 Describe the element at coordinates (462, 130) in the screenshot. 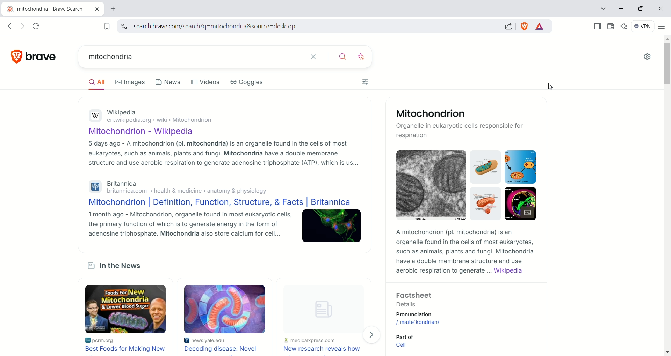

I see `Organelle in eukaryotic cells responsible for respiration` at that location.